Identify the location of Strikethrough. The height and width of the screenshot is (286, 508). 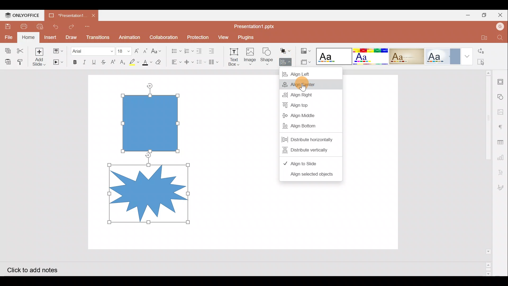
(105, 61).